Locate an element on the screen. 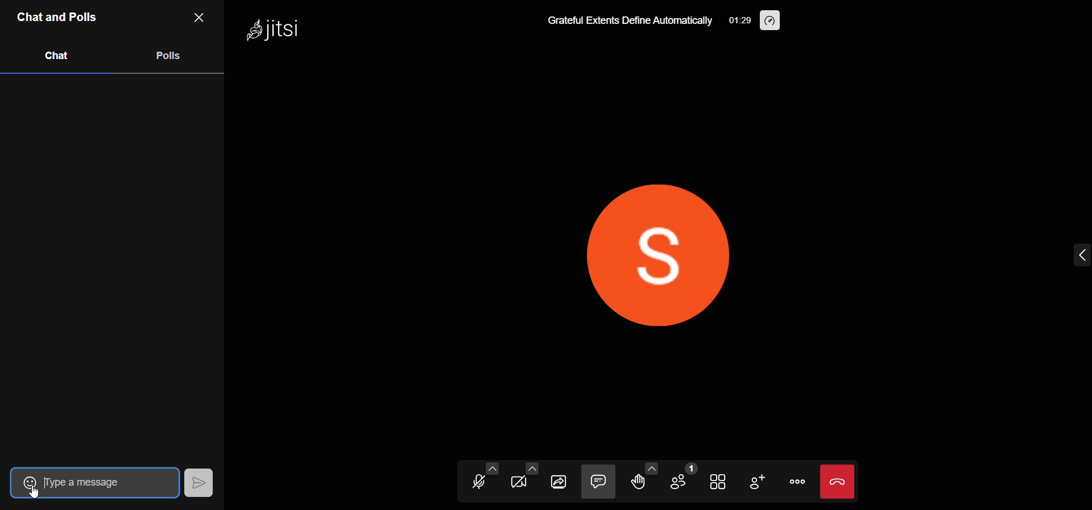  video setting is located at coordinates (532, 467).